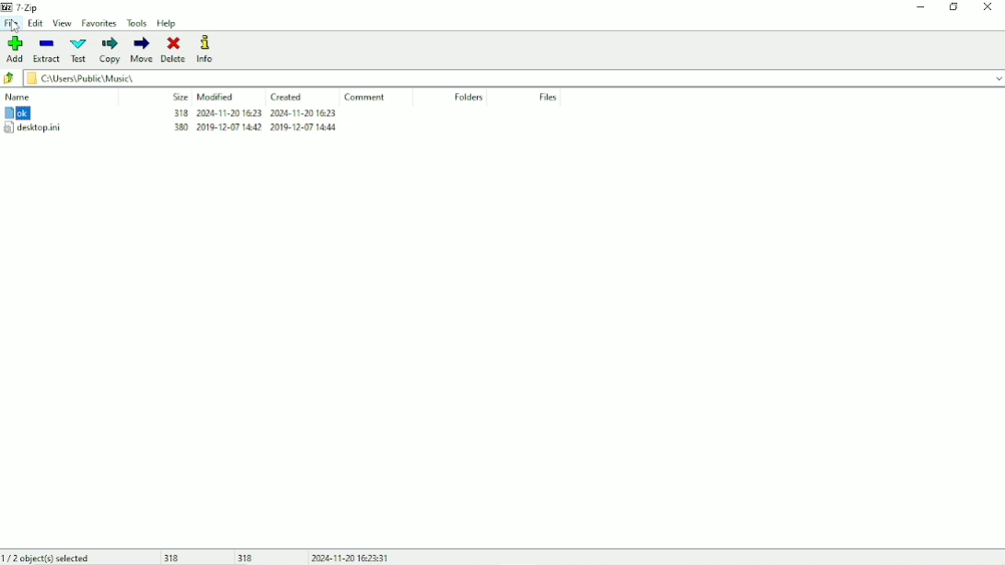  I want to click on Back, so click(9, 77).